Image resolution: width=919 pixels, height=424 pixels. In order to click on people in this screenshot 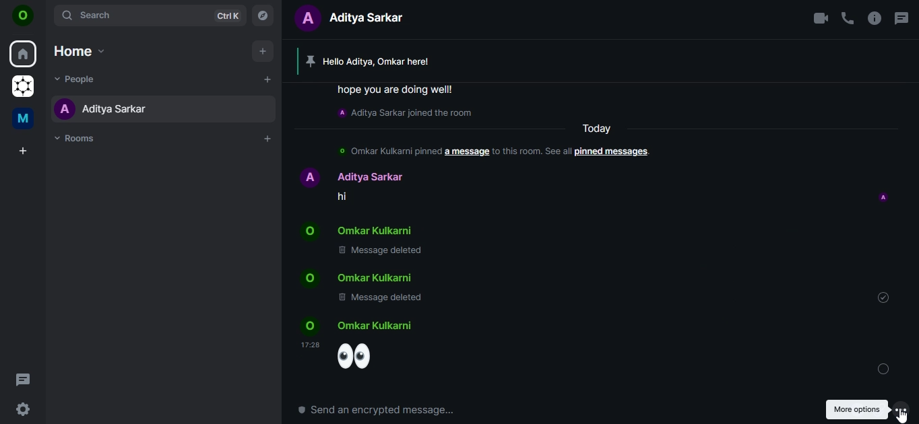, I will do `click(73, 78)`.